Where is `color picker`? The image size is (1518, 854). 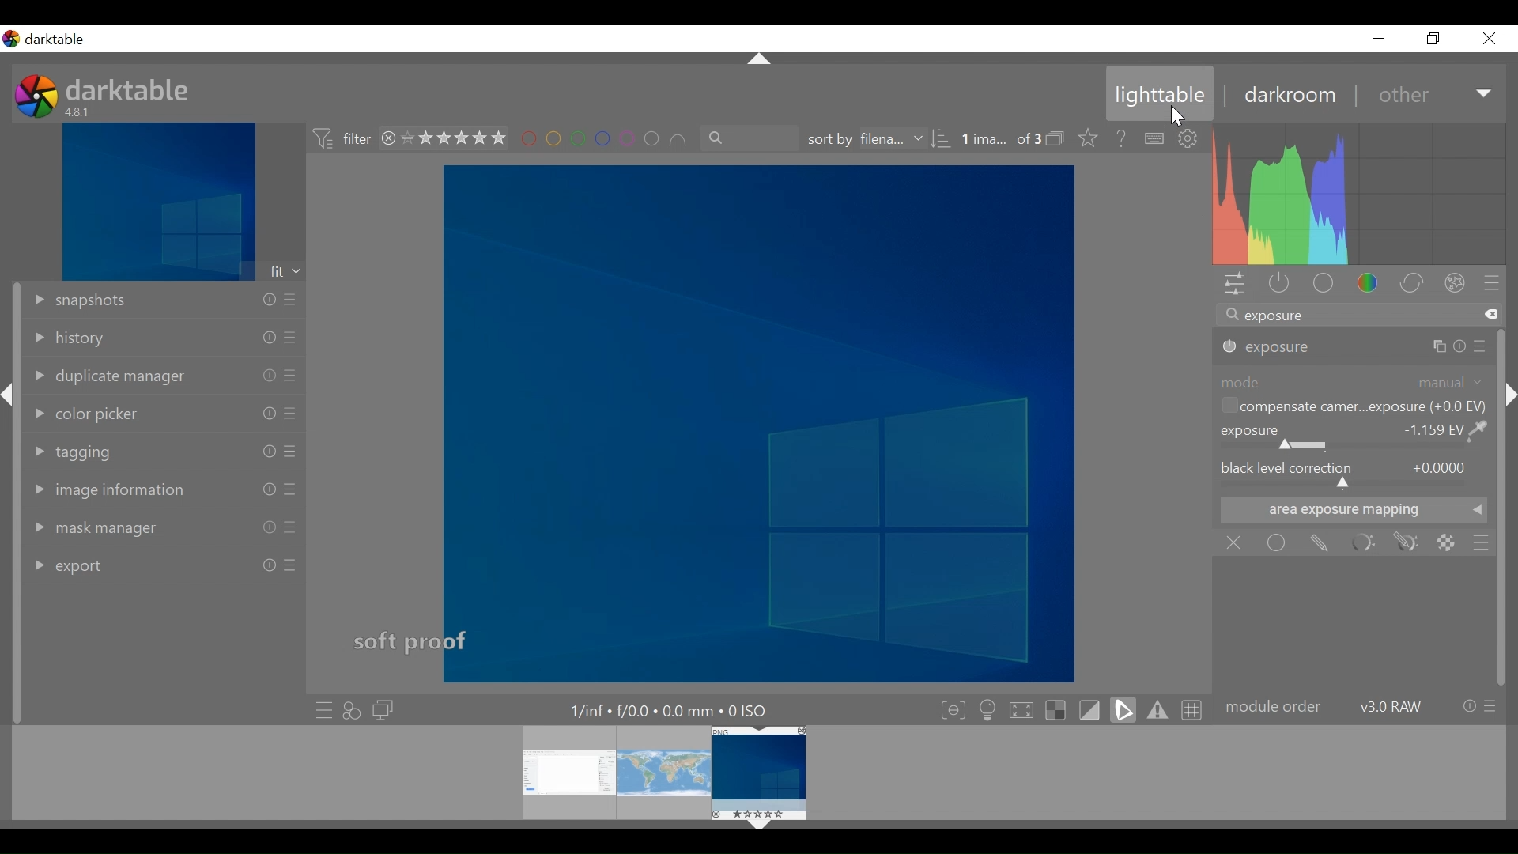 color picker is located at coordinates (85, 415).